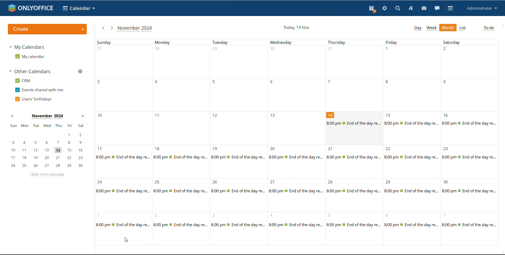  Describe the element at coordinates (432, 28) in the screenshot. I see `week view` at that location.